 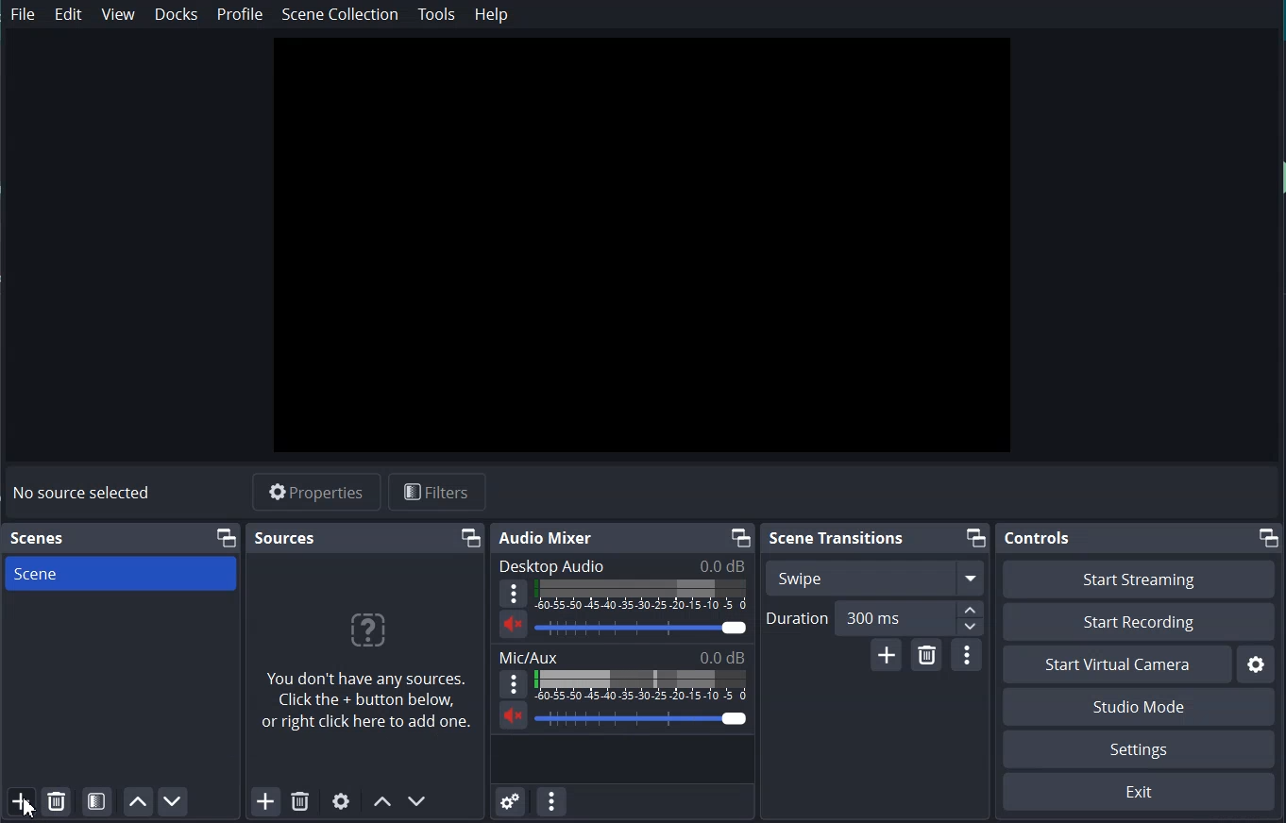 I want to click on You don't have any sources.
Click the + button below,
or right click here to add one., so click(x=368, y=706).